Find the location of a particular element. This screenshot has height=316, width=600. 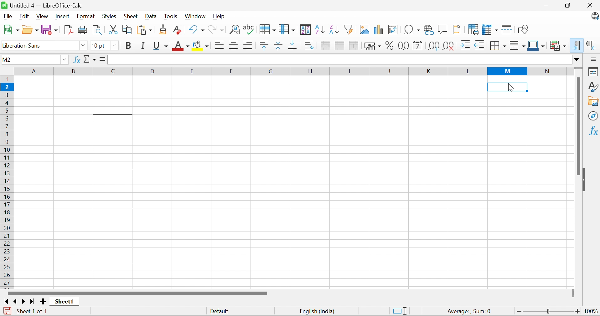

Input line is located at coordinates (340, 60).